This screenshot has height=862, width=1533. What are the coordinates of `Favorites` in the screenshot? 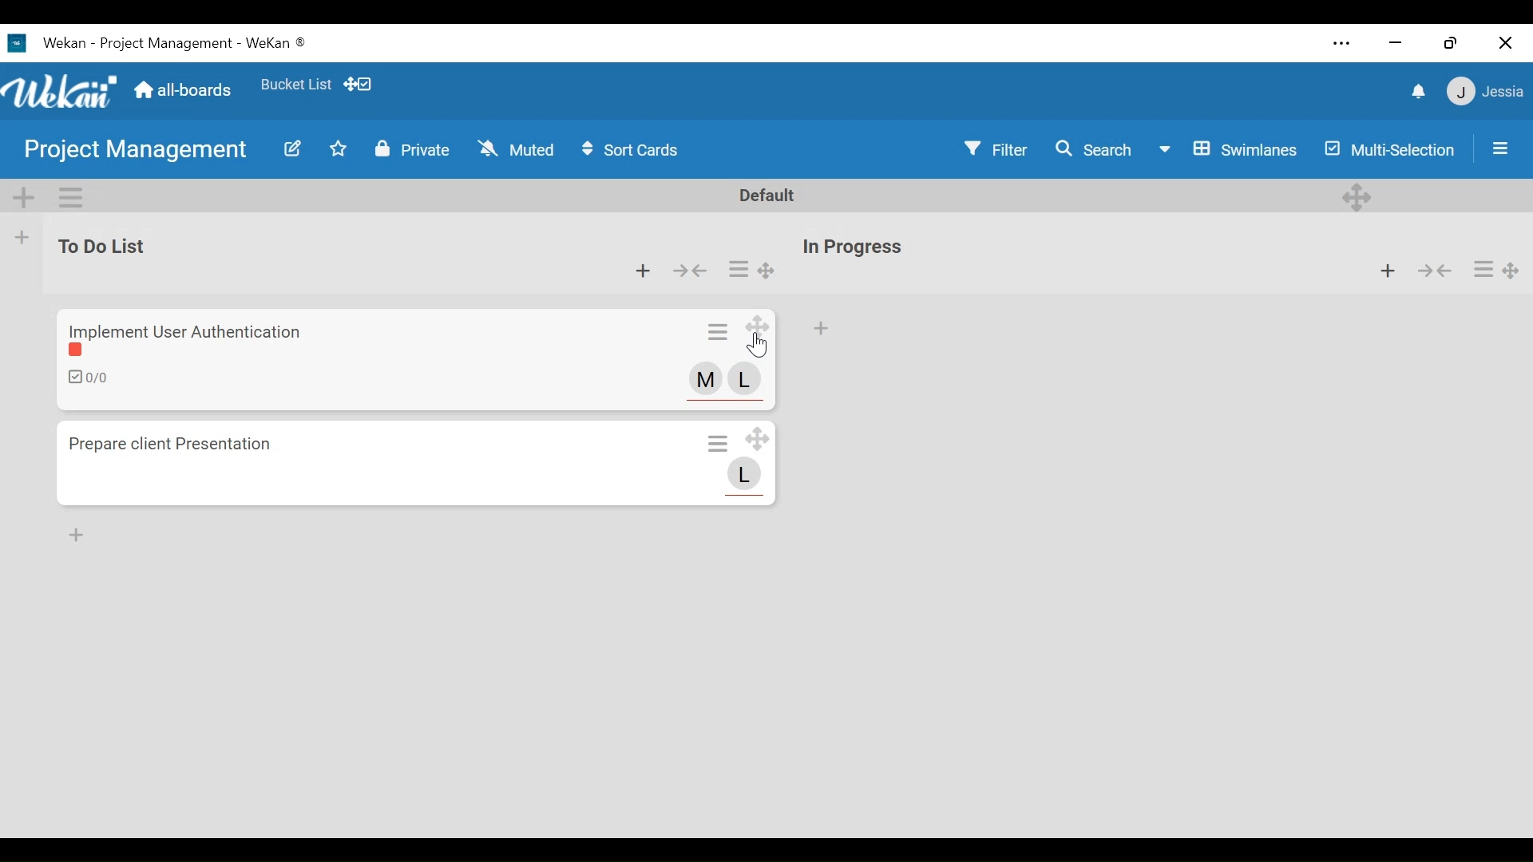 It's located at (296, 85).